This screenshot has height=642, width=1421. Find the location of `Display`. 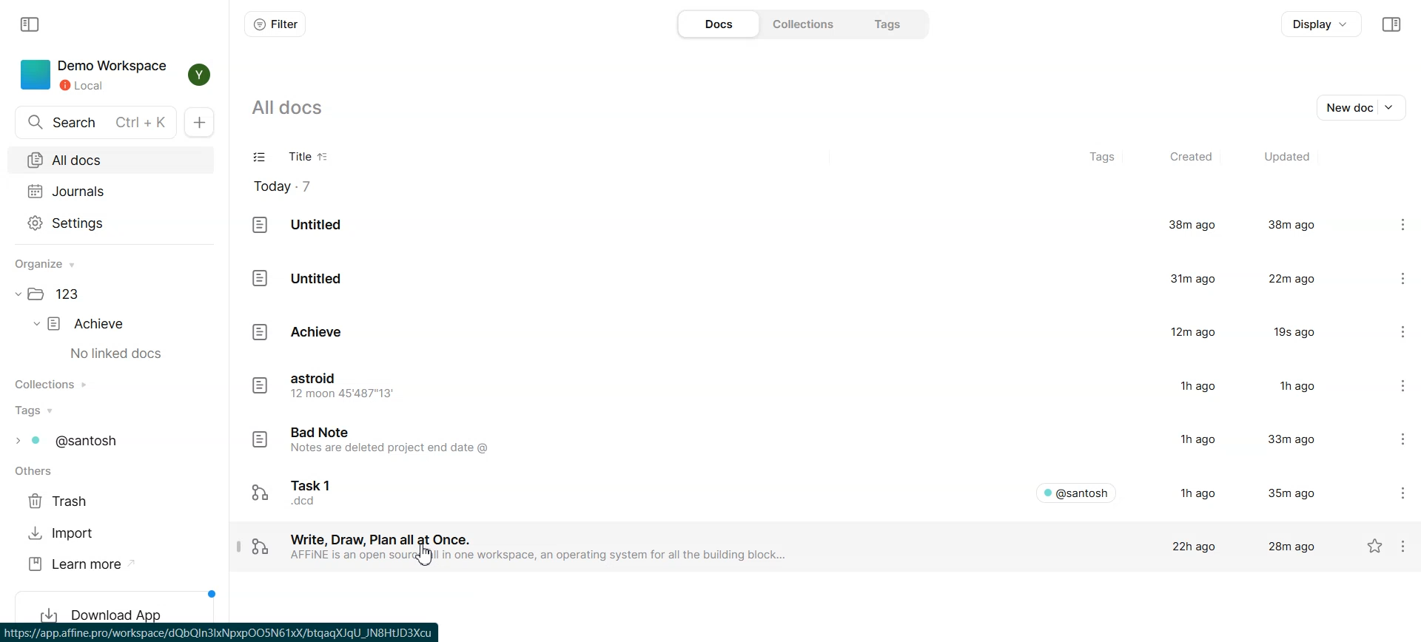

Display is located at coordinates (1322, 24).